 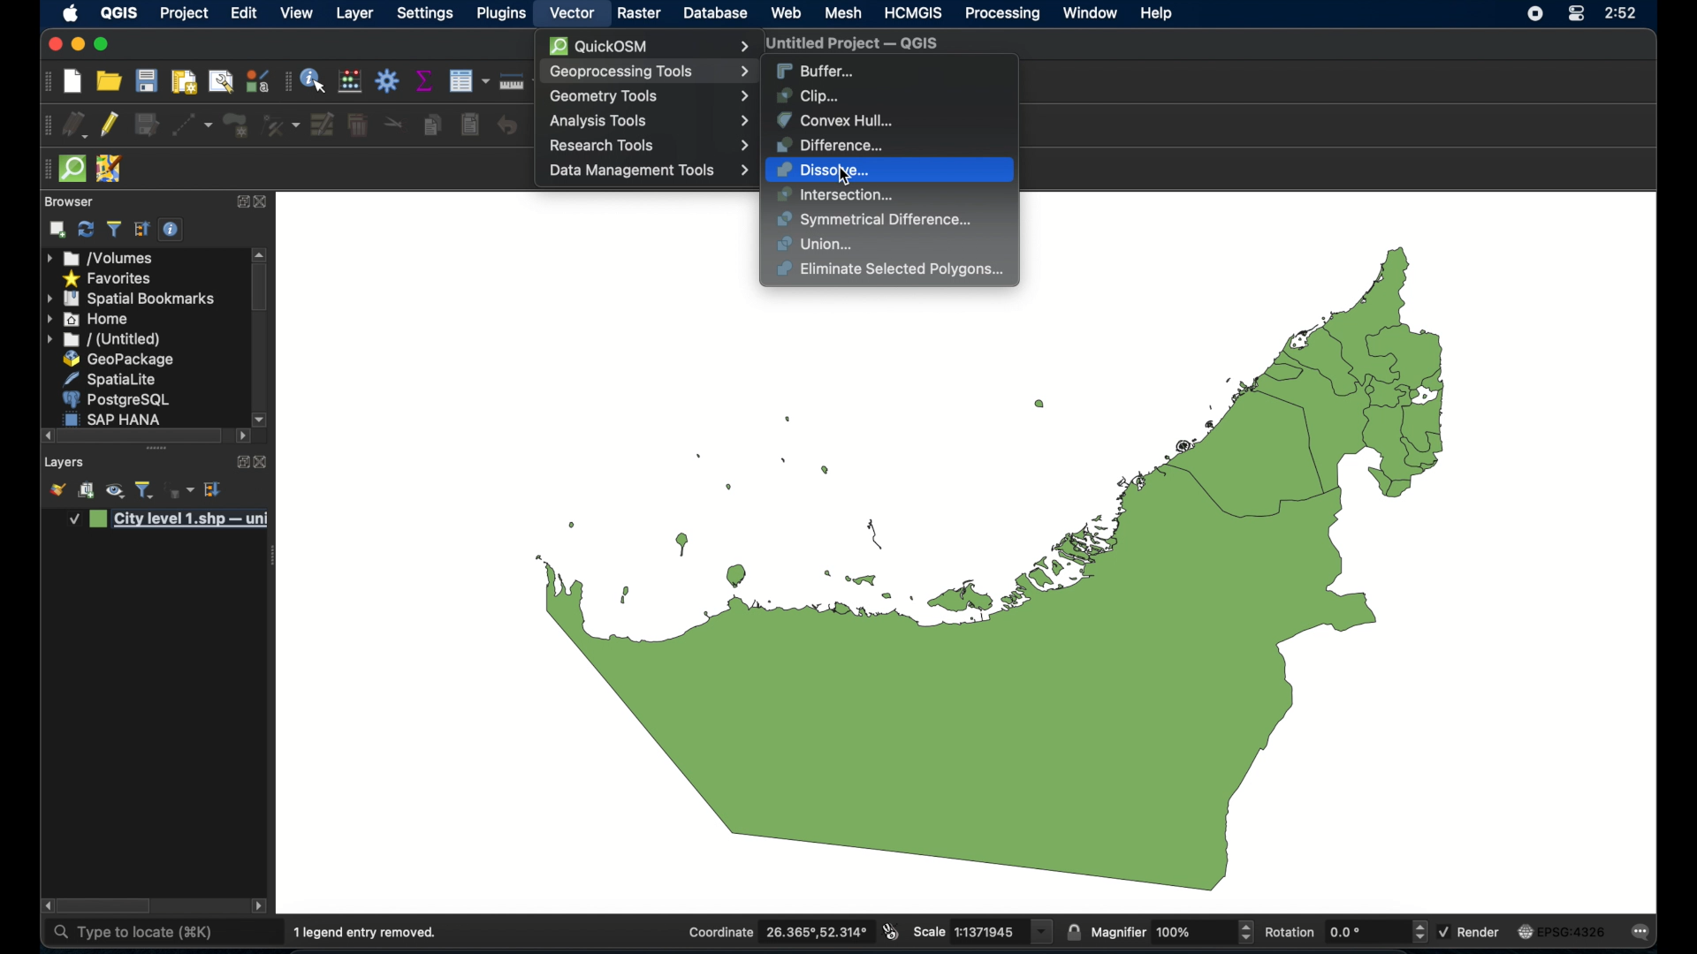 I want to click on edit, so click(x=243, y=13).